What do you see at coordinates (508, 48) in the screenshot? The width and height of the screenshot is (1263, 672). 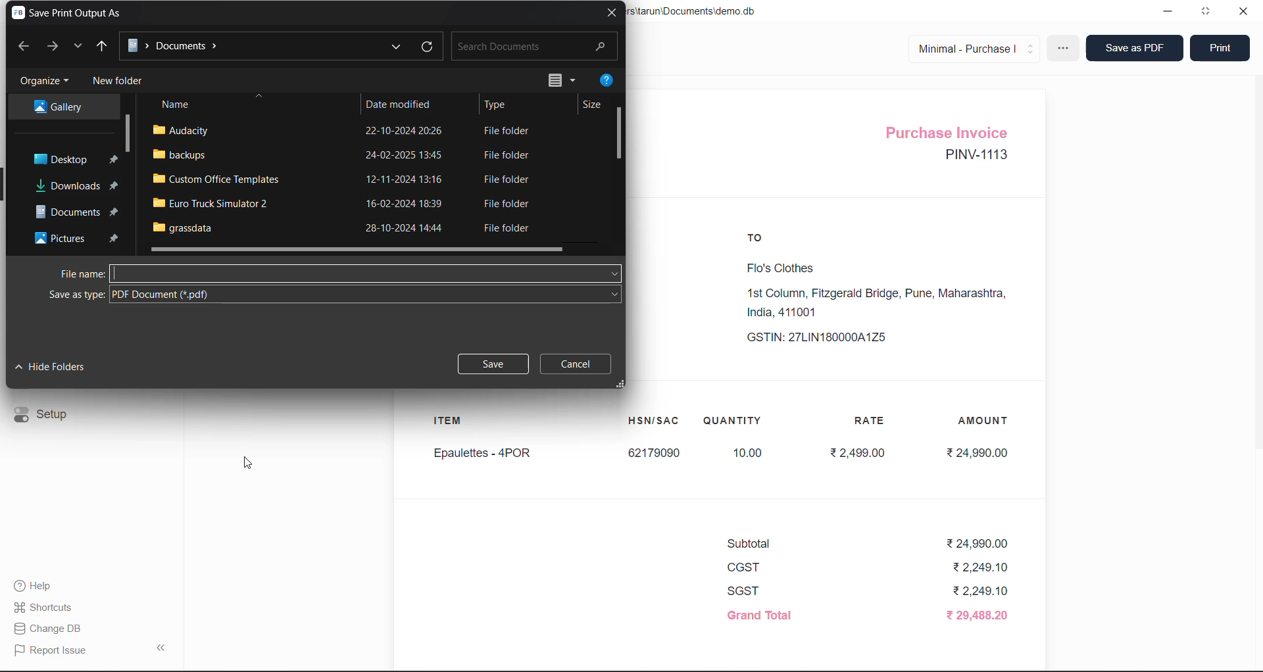 I see `Search Documents` at bounding box center [508, 48].